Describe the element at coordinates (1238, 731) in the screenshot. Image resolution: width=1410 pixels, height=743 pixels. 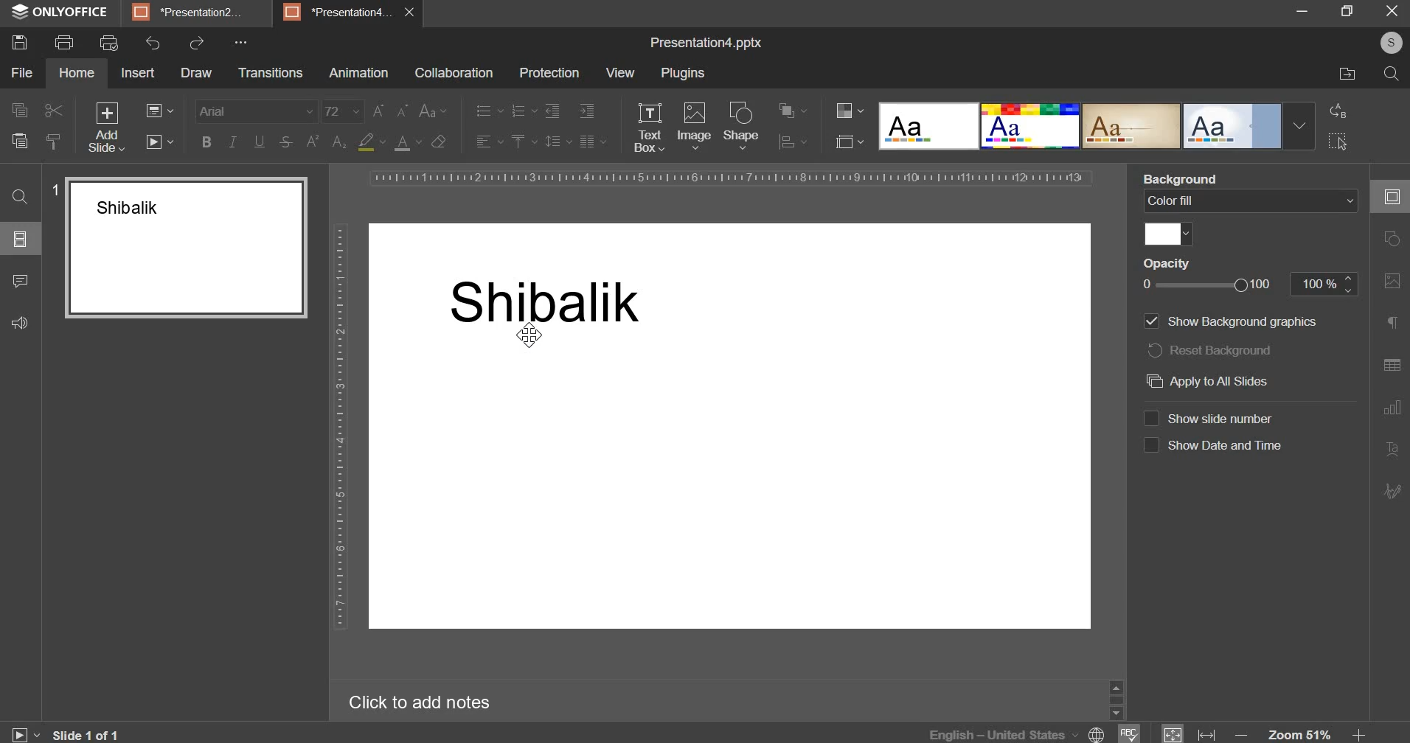
I see `zoom out` at that location.